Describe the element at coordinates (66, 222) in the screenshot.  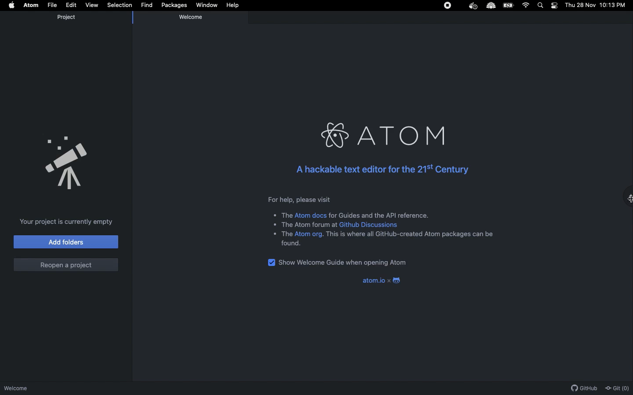
I see `Your project is currently empty` at that location.